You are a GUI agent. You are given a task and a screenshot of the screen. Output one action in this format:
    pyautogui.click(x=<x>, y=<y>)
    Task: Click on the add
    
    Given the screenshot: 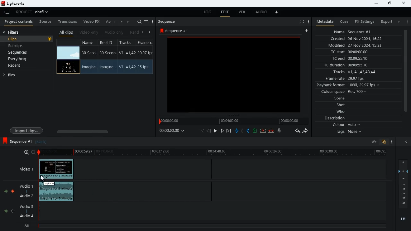 What is the action you would take?
    pyautogui.click(x=129, y=21)
    